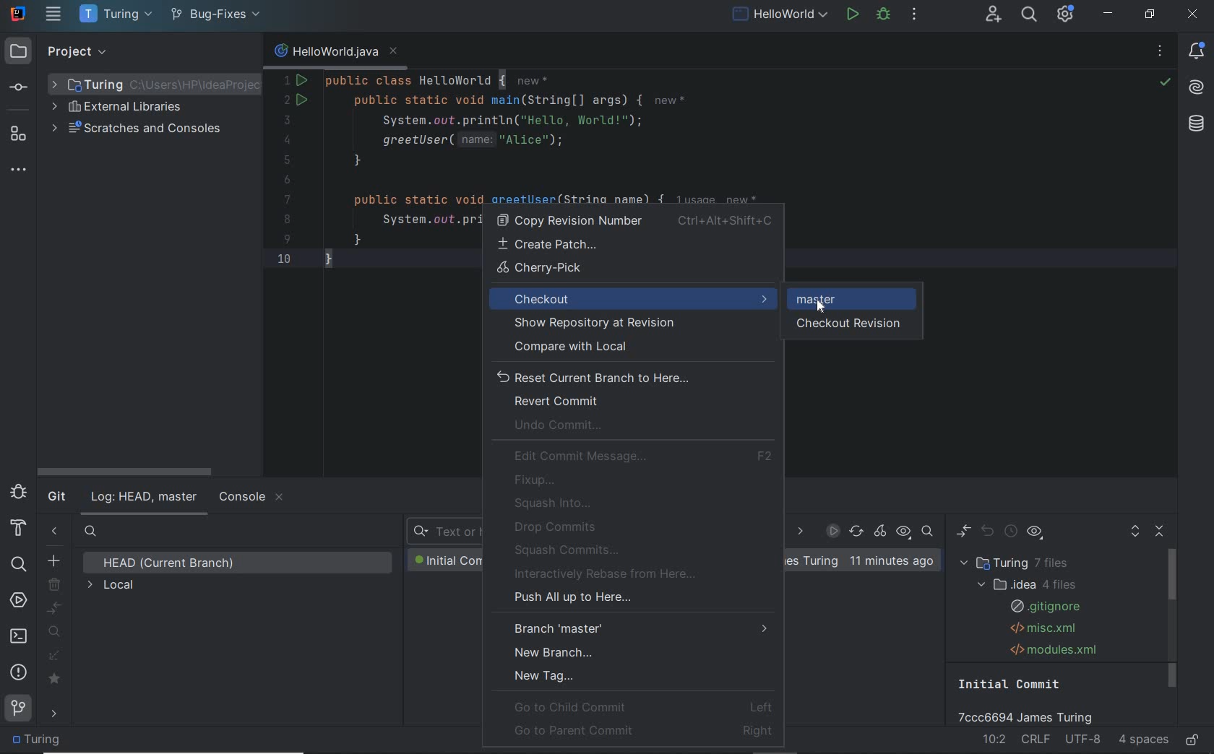  Describe the element at coordinates (632, 376) in the screenshot. I see `rest current branch to here` at that location.